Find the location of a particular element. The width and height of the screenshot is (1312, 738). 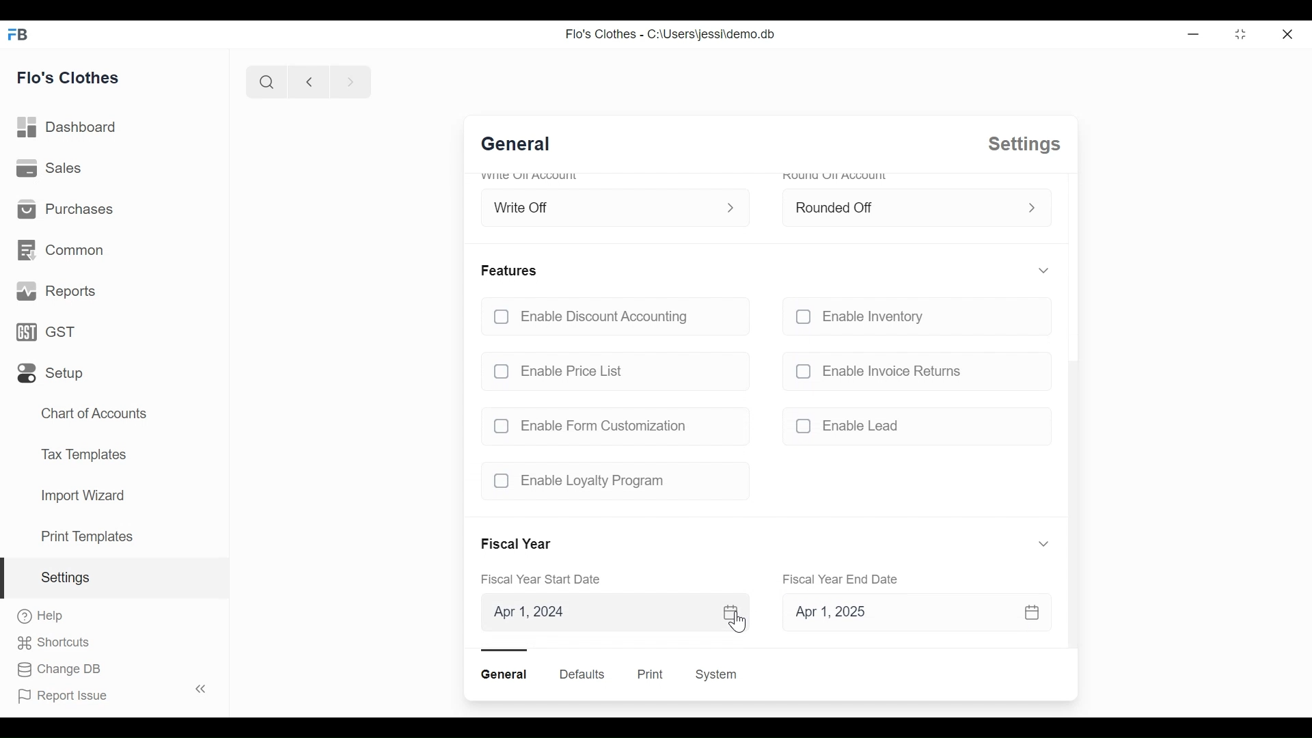

General is located at coordinates (506, 674).